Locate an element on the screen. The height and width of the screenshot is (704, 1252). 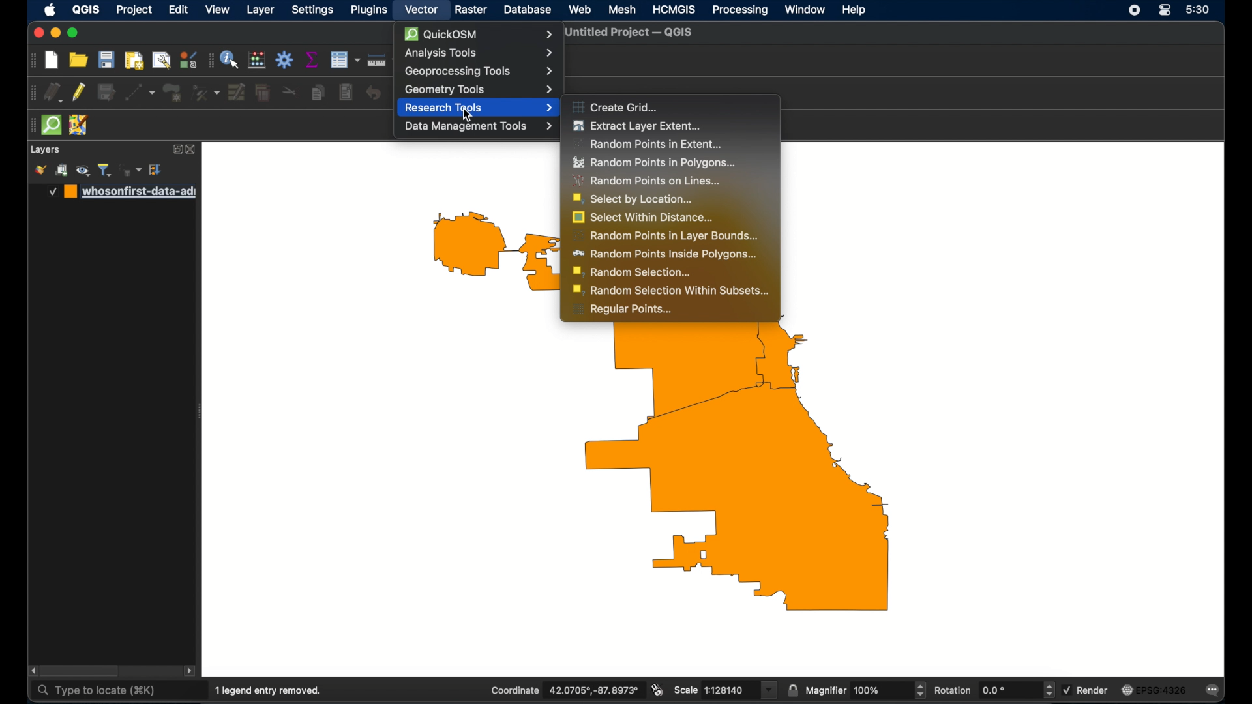
raster is located at coordinates (470, 9).